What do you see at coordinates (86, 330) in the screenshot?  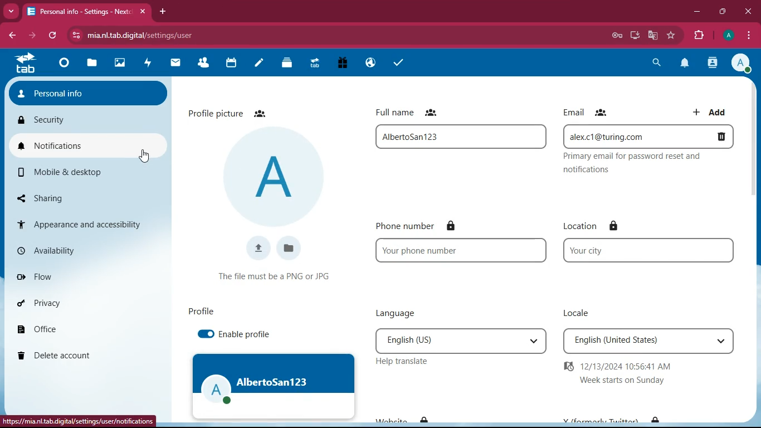 I see `office` at bounding box center [86, 330].